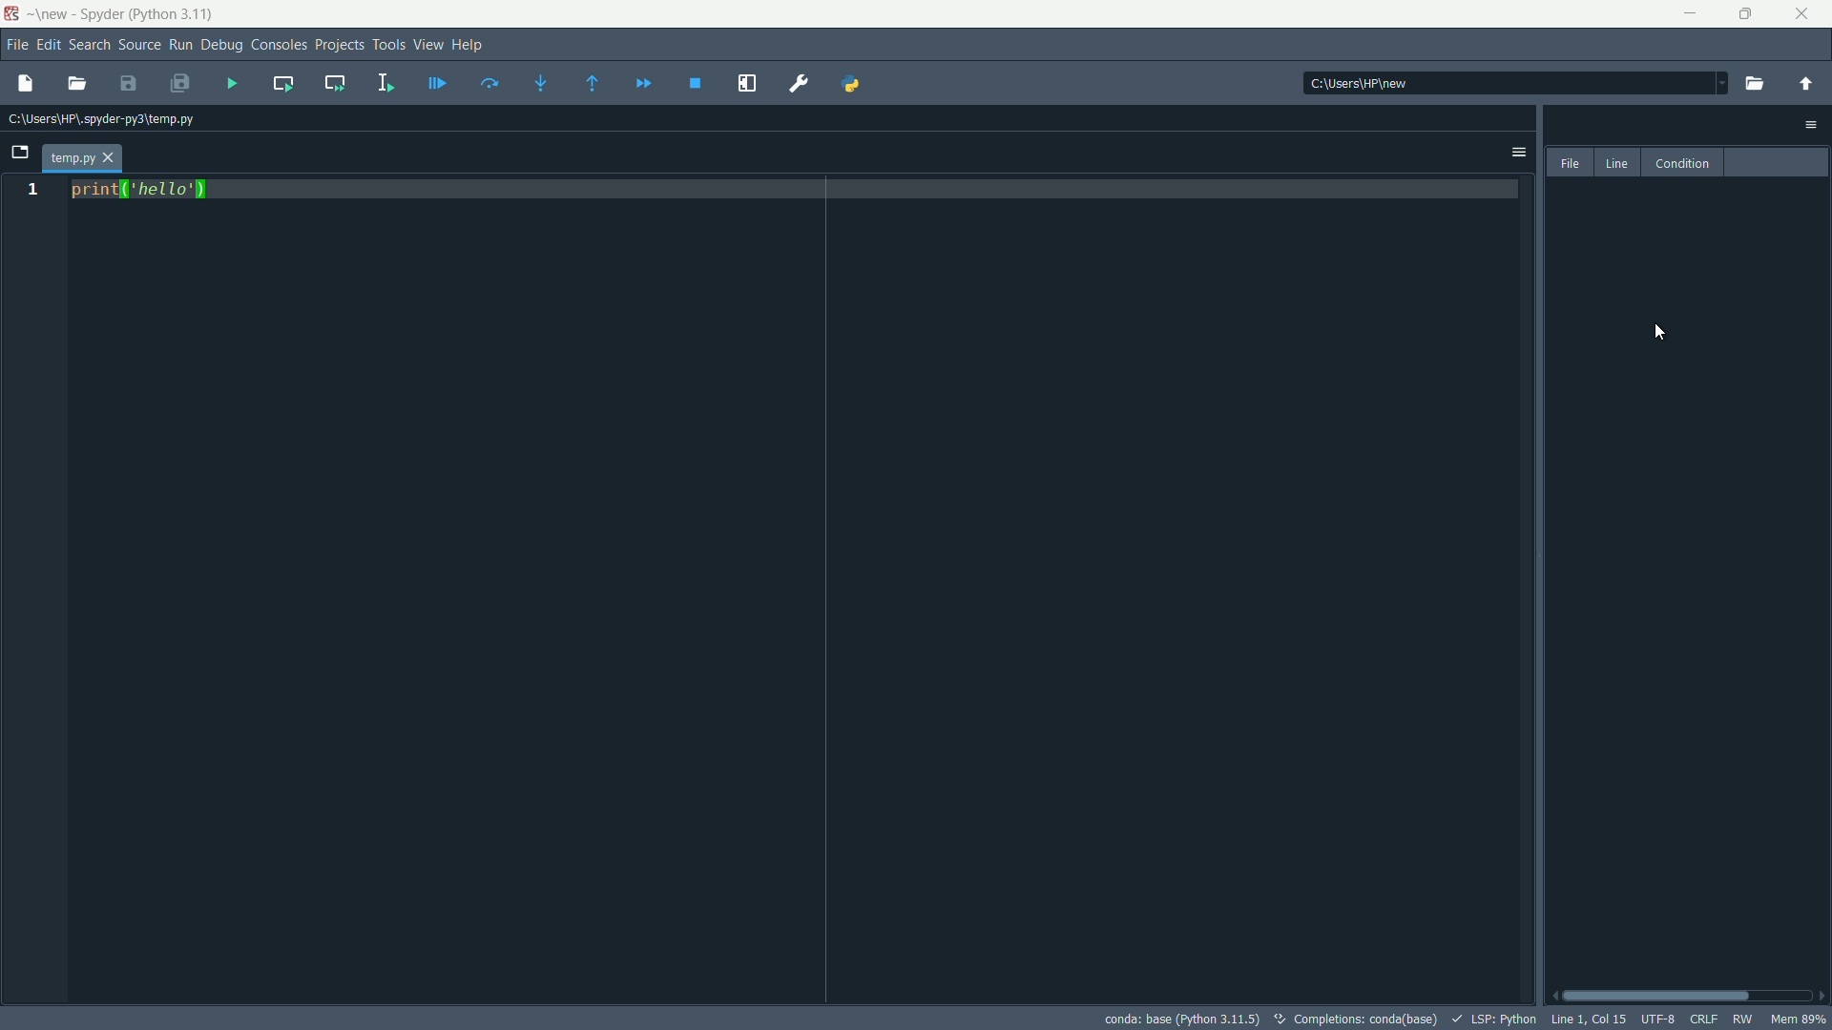  What do you see at coordinates (1687, 997) in the screenshot?
I see `scroll bar` at bounding box center [1687, 997].